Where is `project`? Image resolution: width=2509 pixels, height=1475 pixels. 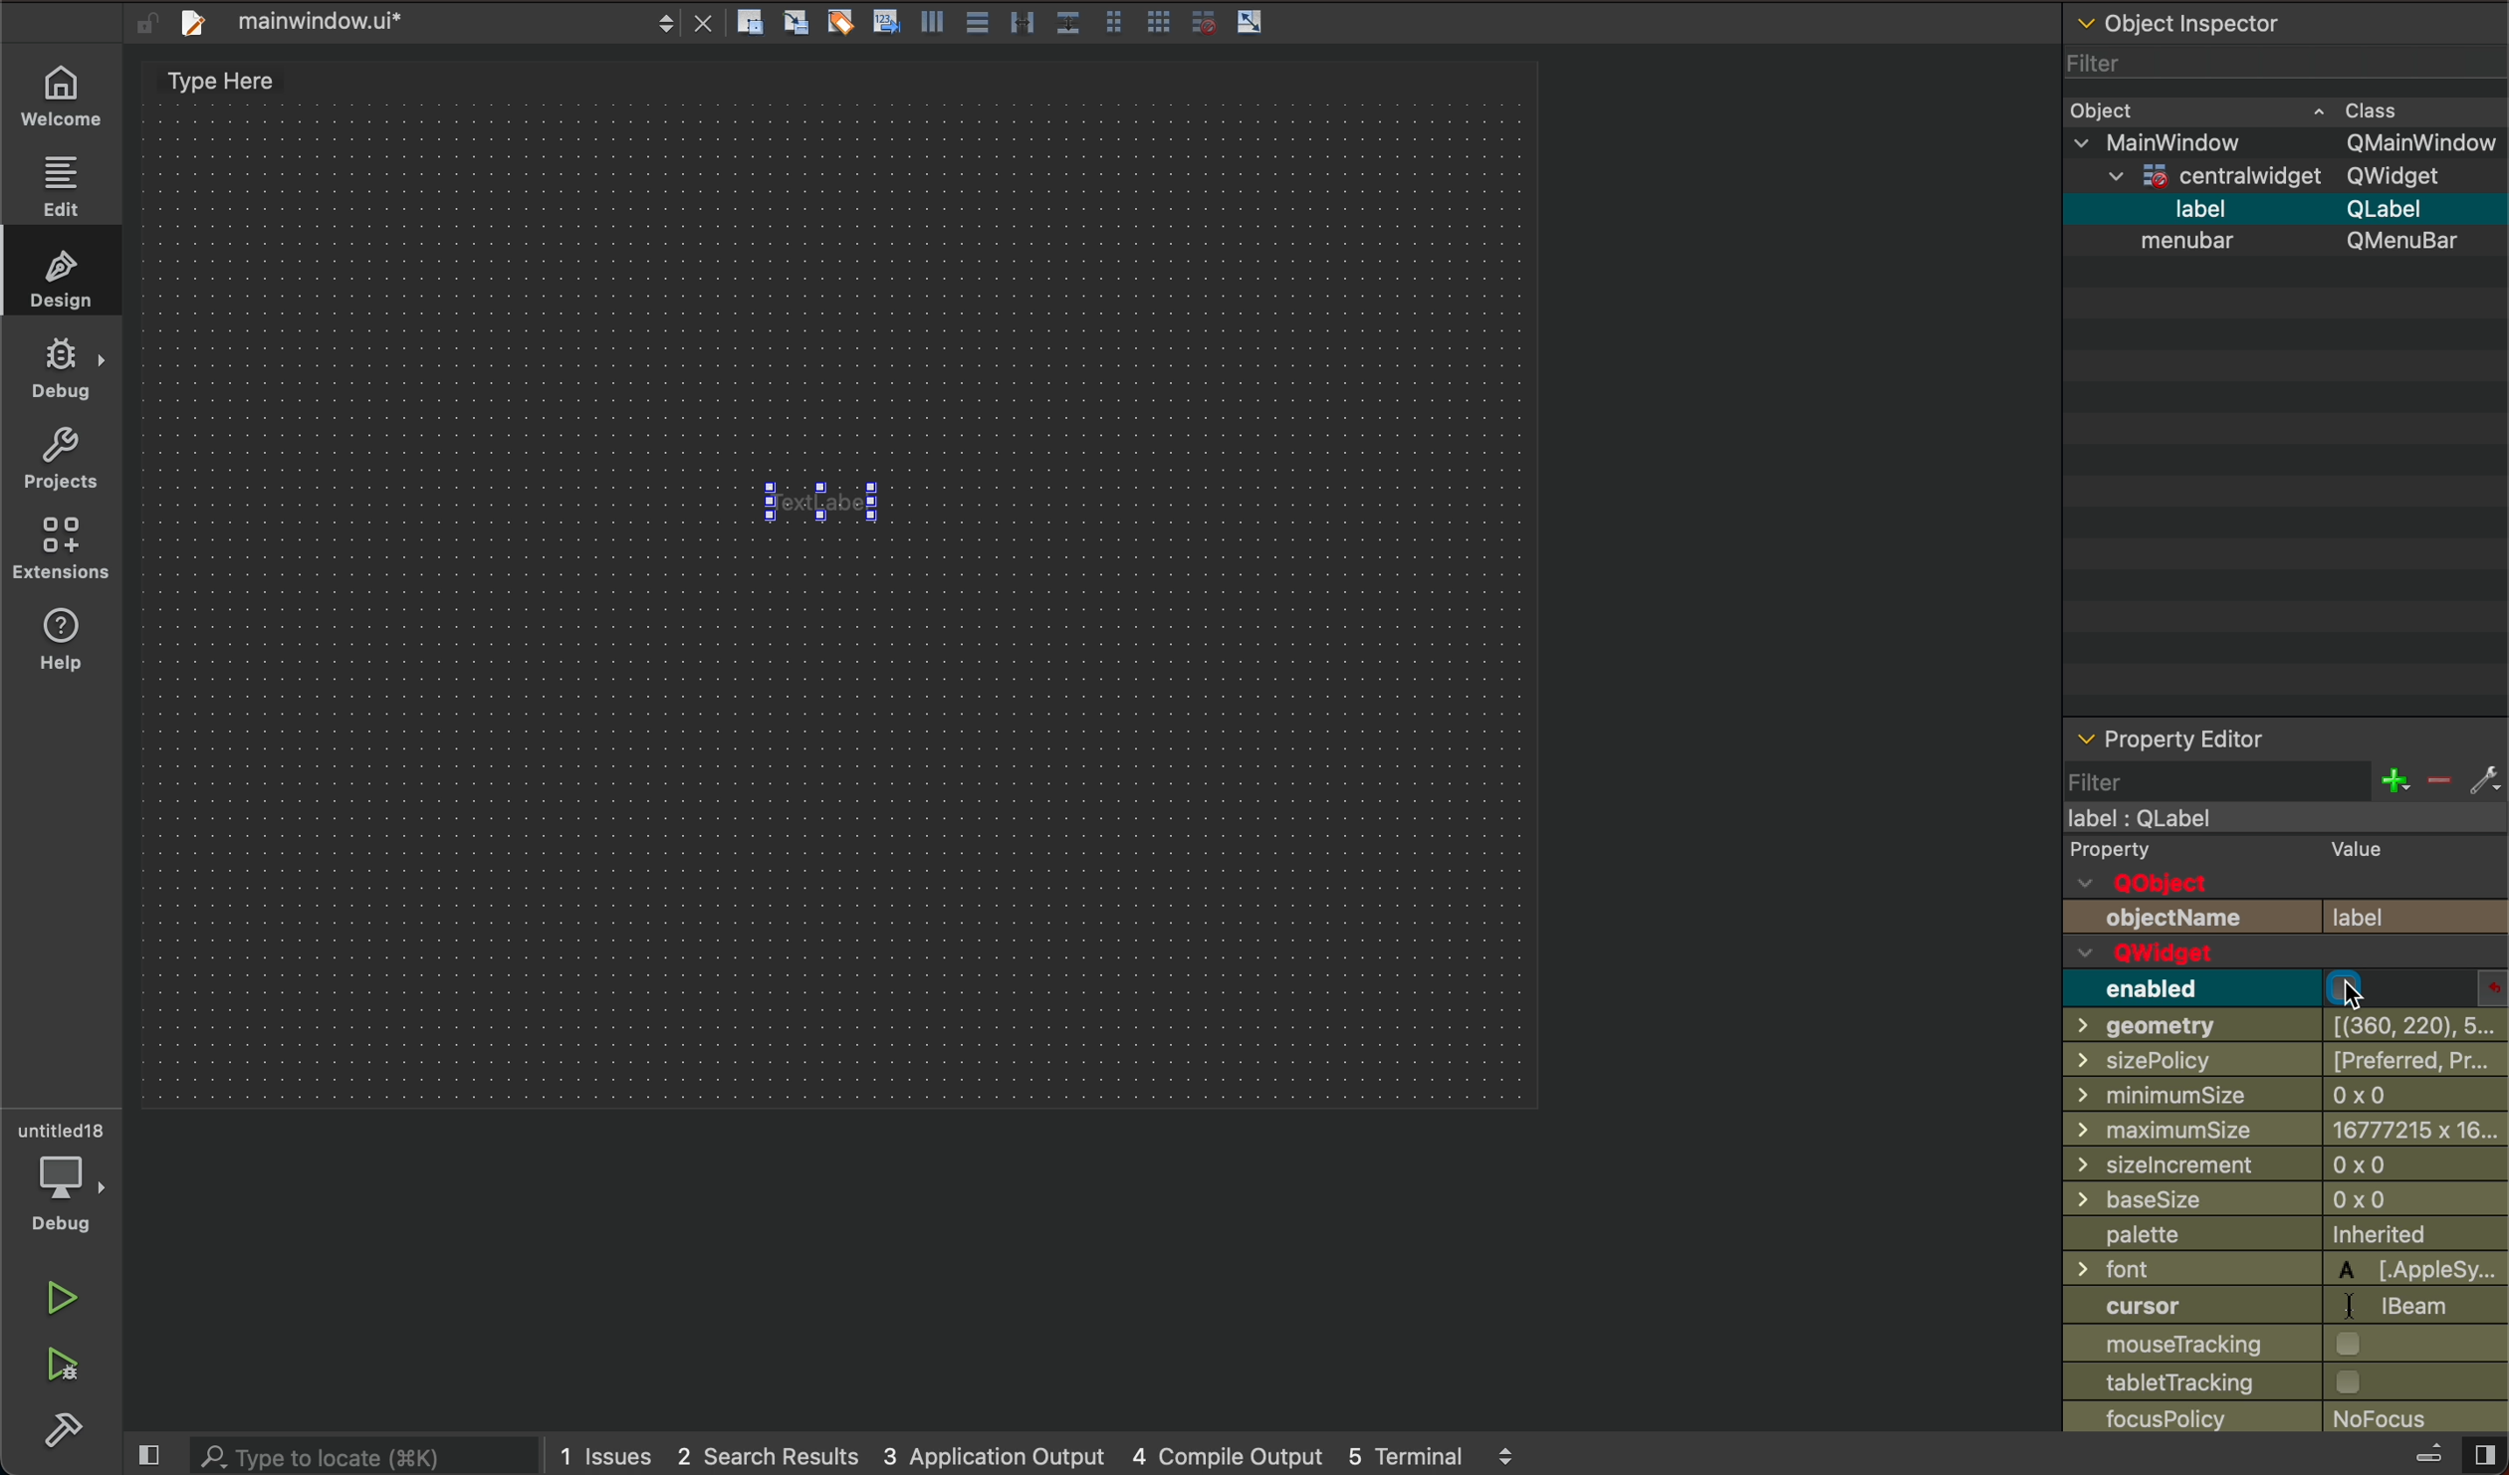
project is located at coordinates (60, 464).